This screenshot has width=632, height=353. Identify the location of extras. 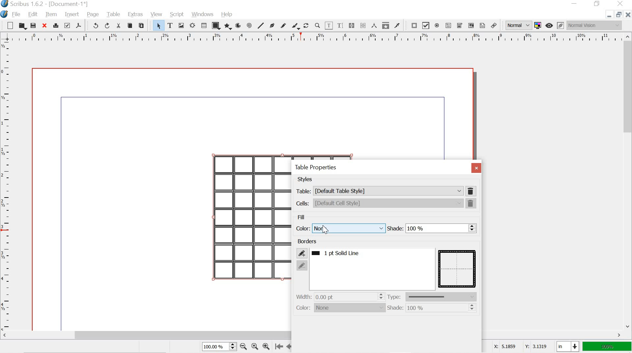
(134, 15).